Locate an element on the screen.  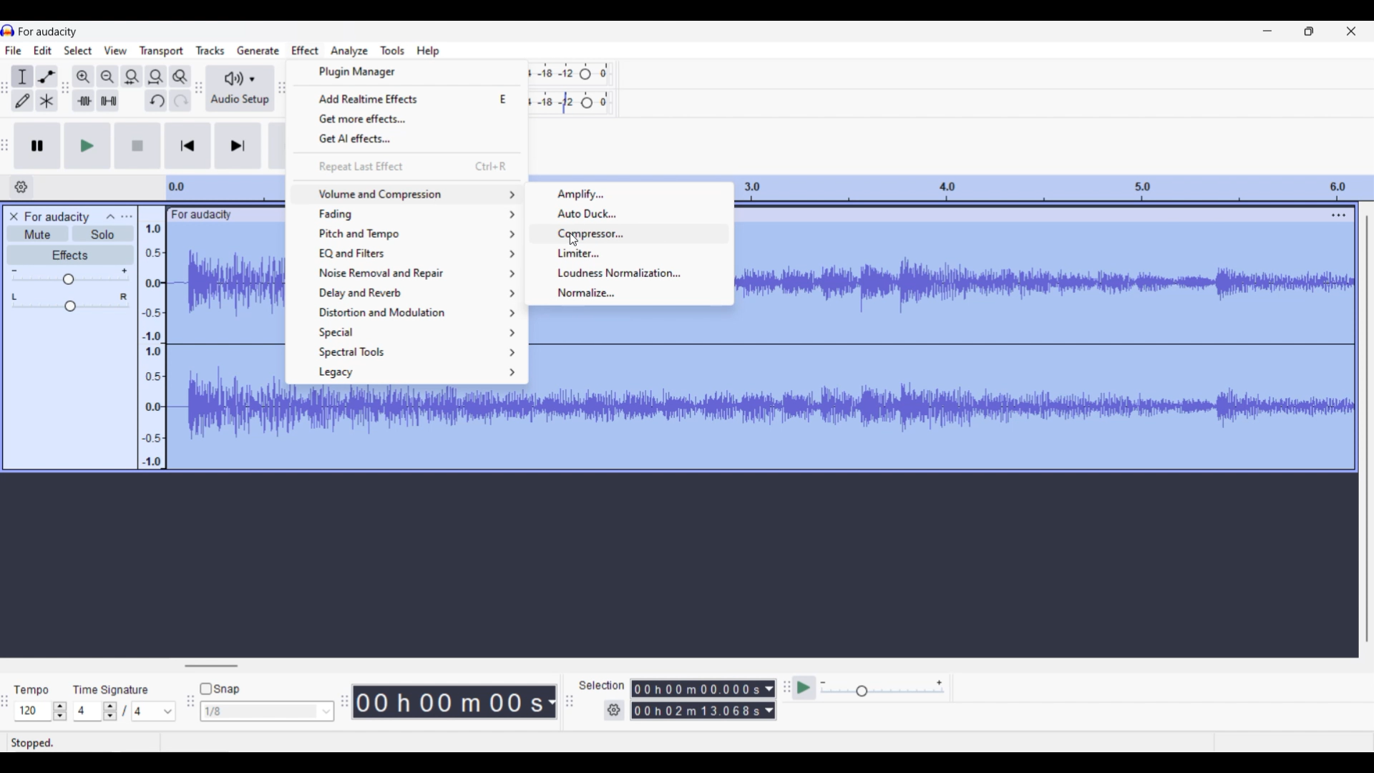
Help menu is located at coordinates (429, 52).